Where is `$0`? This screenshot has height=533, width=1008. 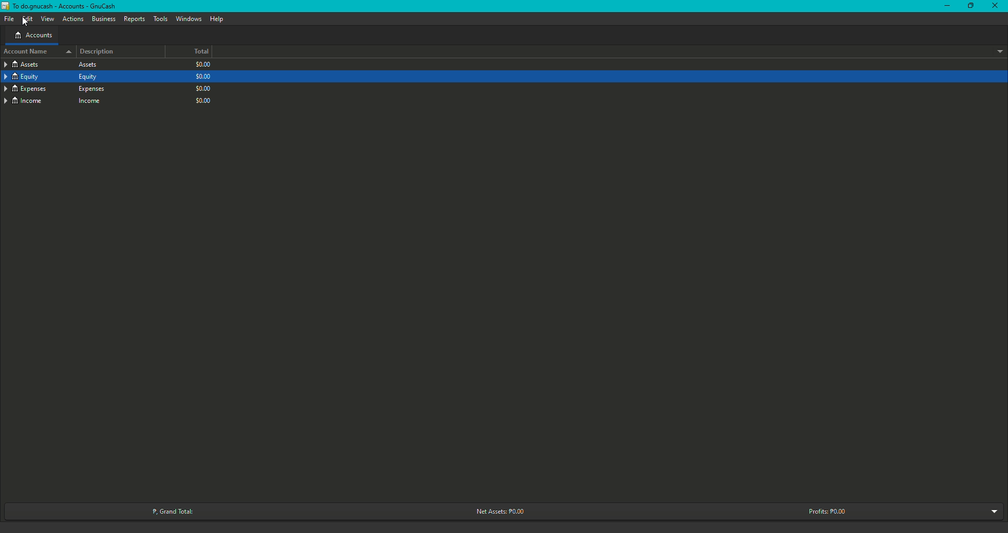 $0 is located at coordinates (202, 88).